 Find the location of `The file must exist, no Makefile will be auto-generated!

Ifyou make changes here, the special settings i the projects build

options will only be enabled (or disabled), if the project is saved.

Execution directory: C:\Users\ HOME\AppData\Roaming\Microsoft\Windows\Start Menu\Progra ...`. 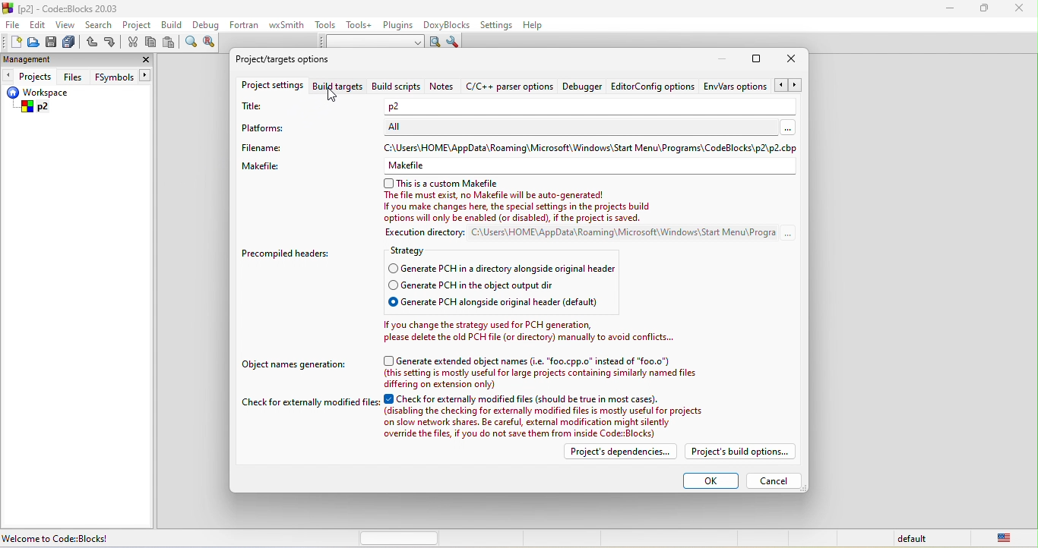

The file must exist, no Makefile will be auto-generated!

Ifyou make changes here, the special settings i the projects build

options will only be enabled (or disabled), if the project is saved.

Execution directory: C:\Users\ HOME\AppData\Roaming\Microsoft\Windows\Start Menu\Progra ... is located at coordinates (588, 216).